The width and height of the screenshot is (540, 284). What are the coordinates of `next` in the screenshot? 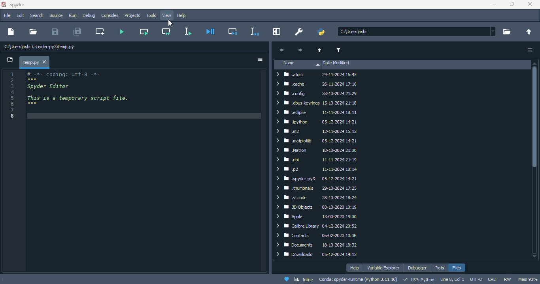 It's located at (299, 50).